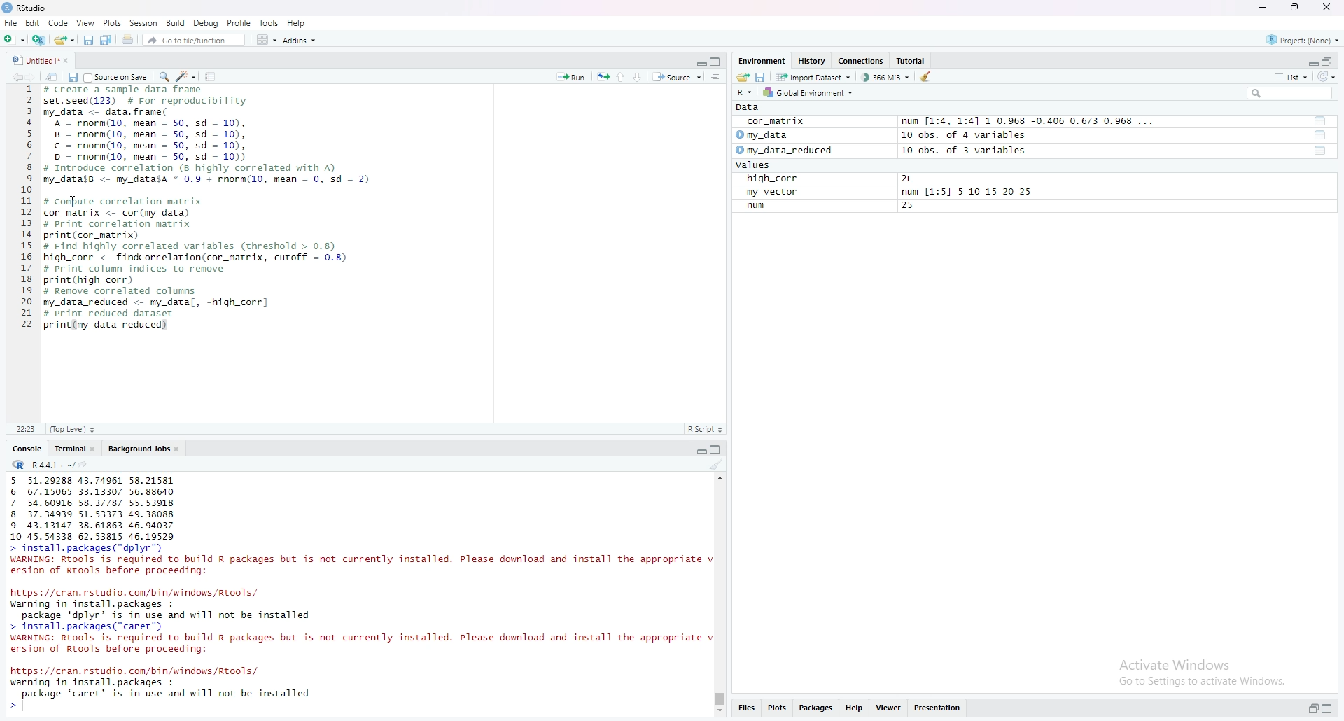  What do you see at coordinates (913, 61) in the screenshot?
I see `Tutorial` at bounding box center [913, 61].